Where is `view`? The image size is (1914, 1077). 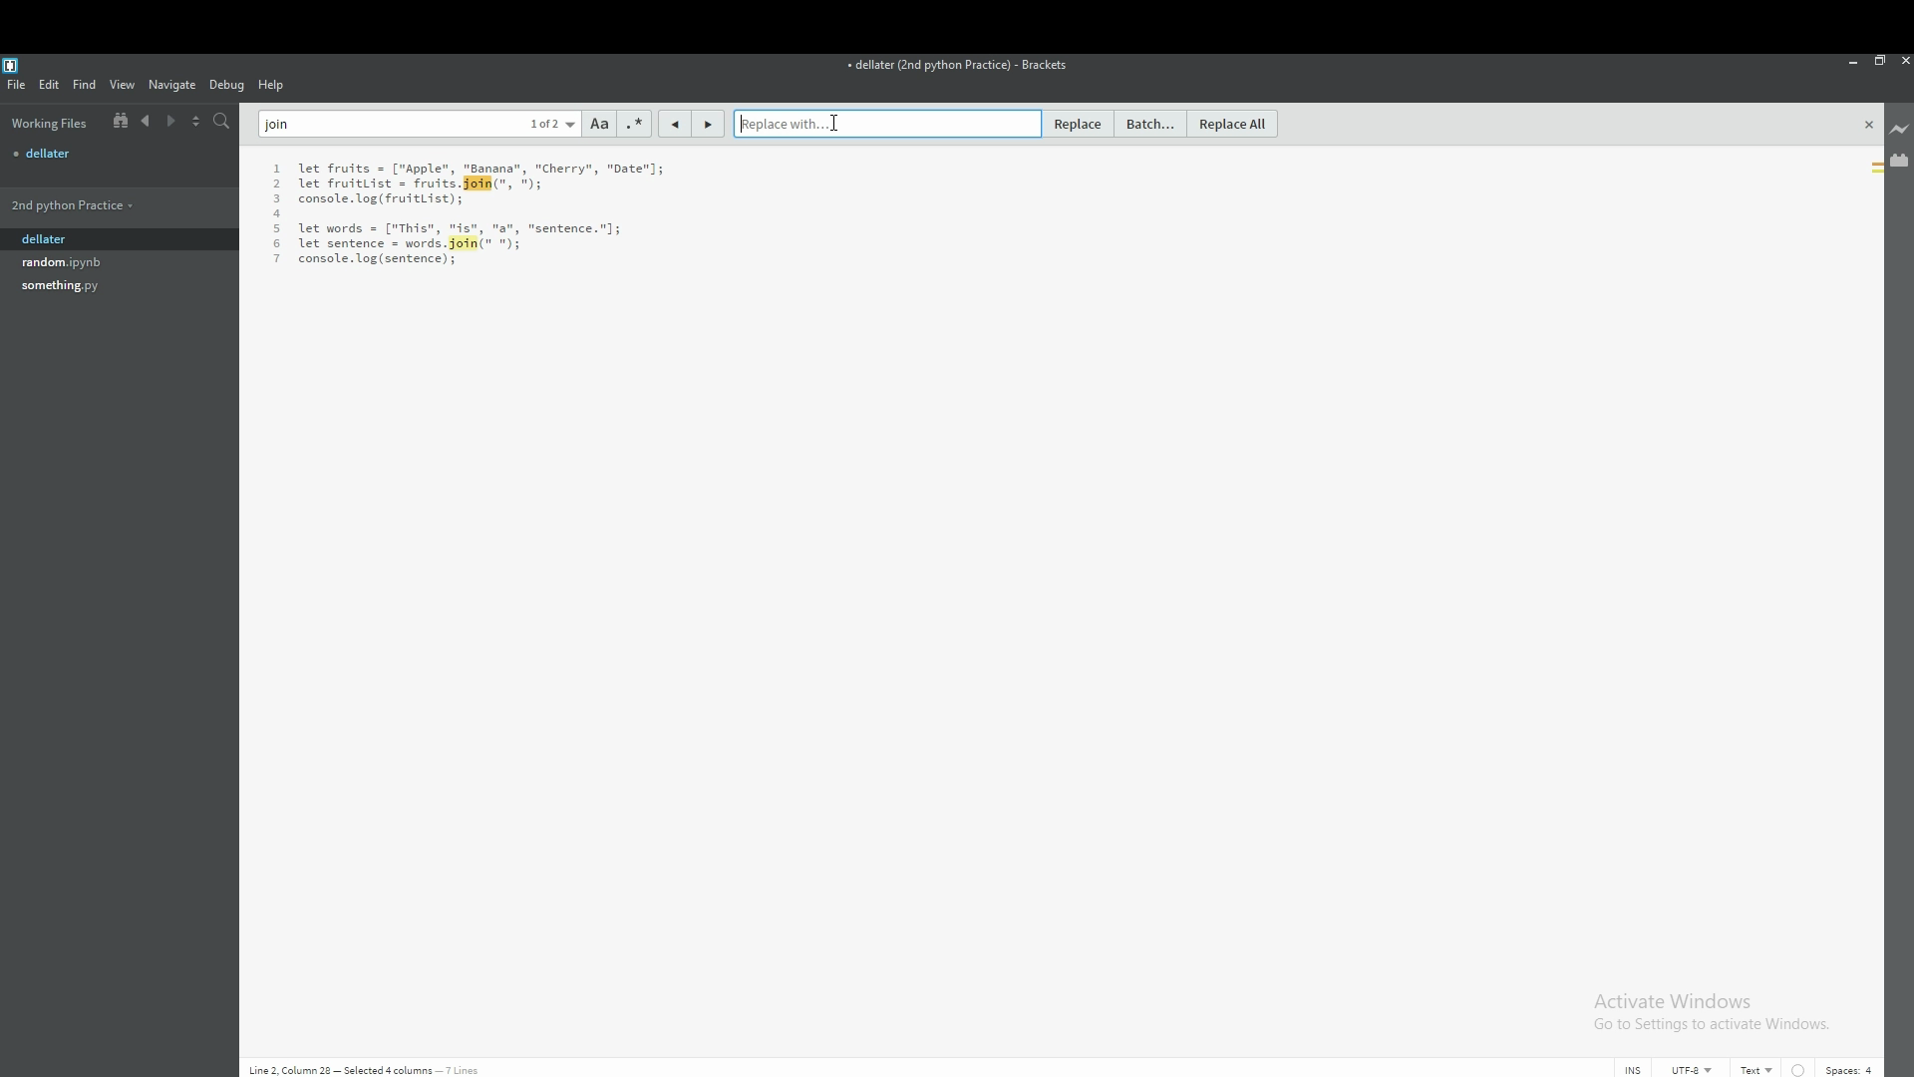 view is located at coordinates (123, 85).